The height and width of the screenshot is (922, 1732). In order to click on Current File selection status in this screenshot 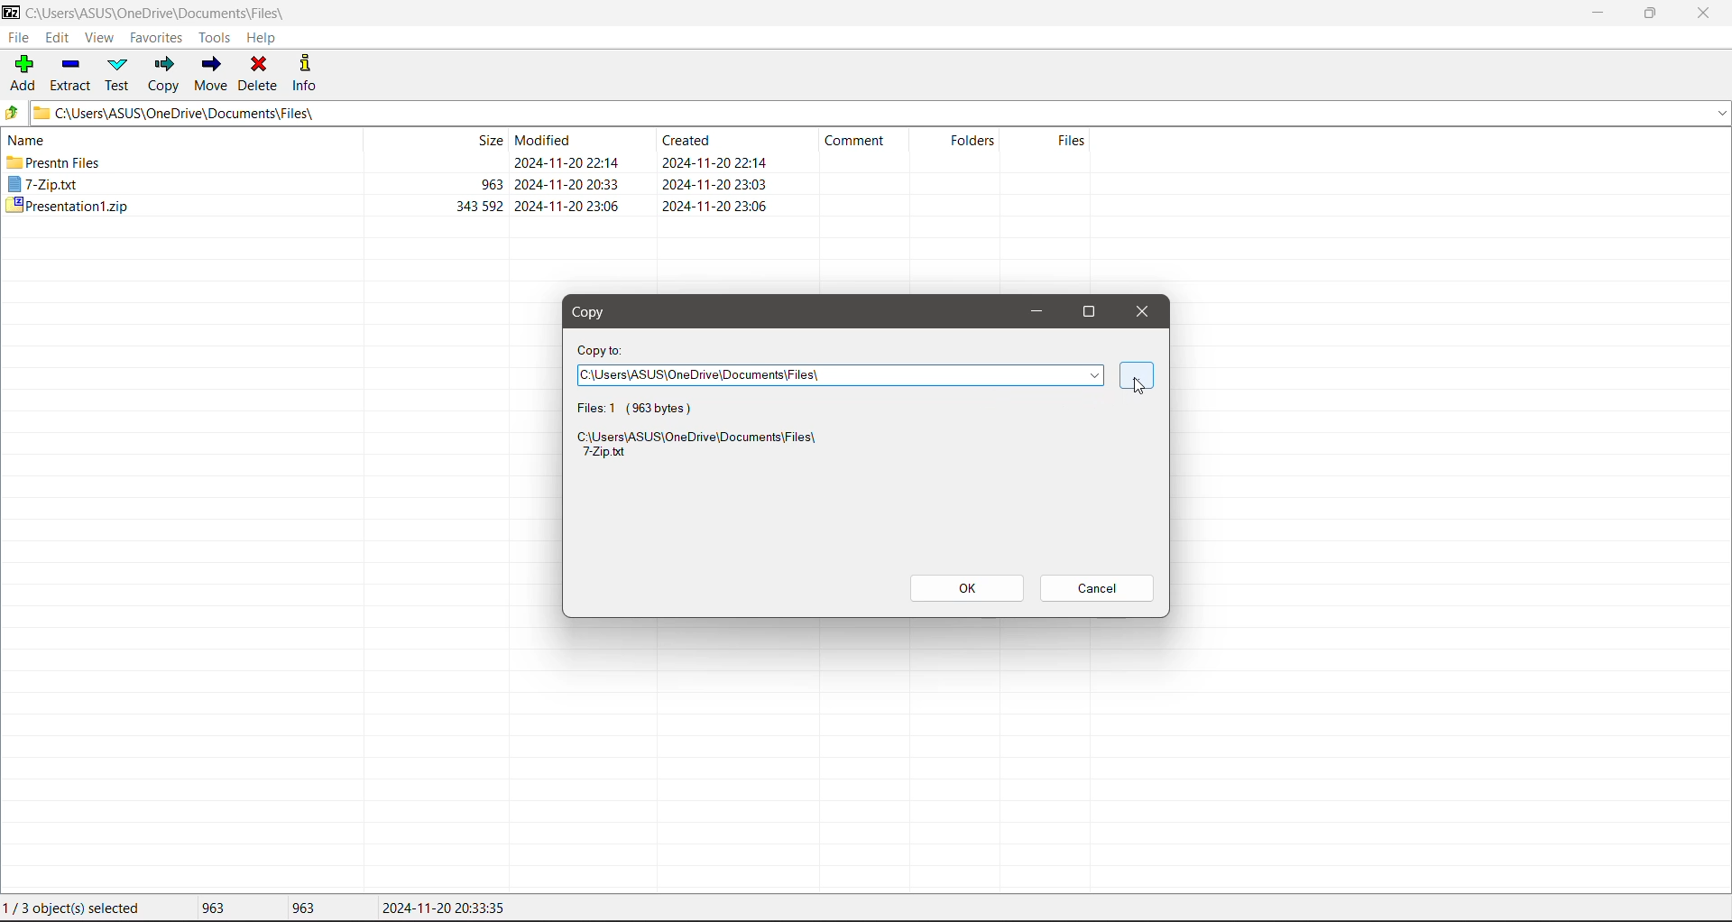, I will do `click(76, 908)`.